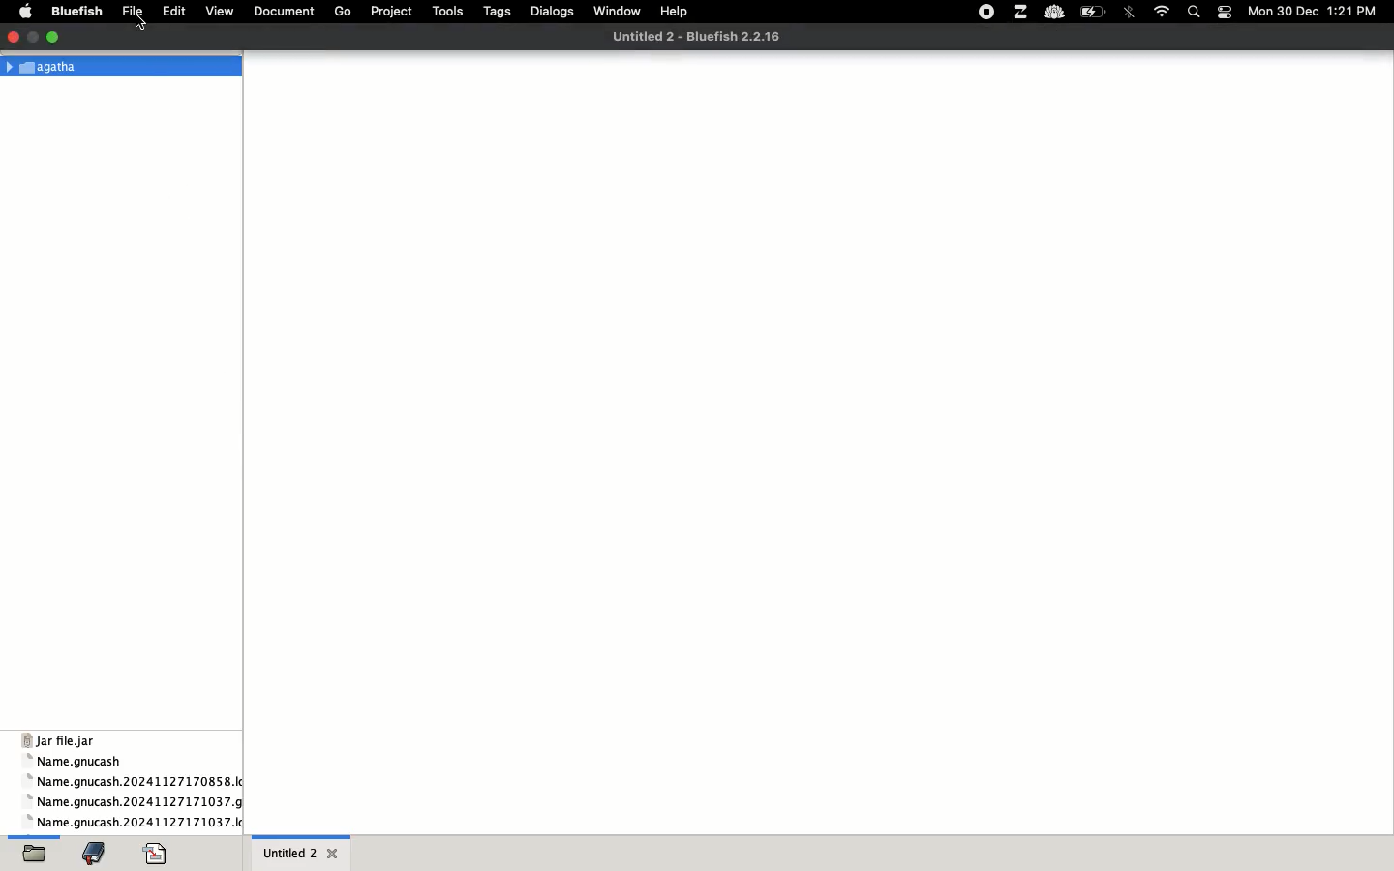  I want to click on dialogs, so click(553, 14).